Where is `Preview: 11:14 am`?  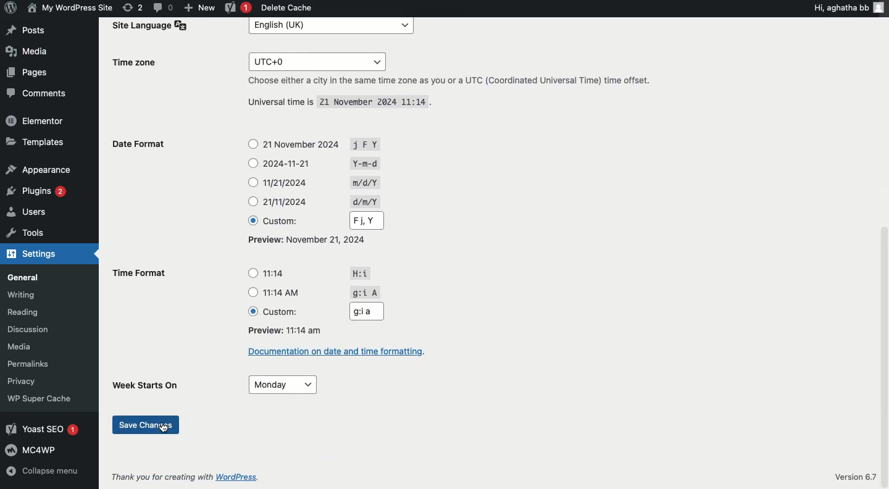 Preview: 11:14 am is located at coordinates (283, 330).